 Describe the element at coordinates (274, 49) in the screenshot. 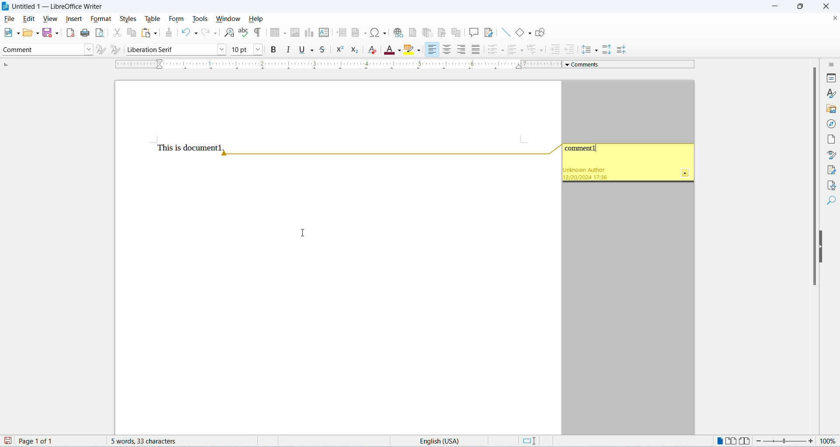

I see `bold` at that location.